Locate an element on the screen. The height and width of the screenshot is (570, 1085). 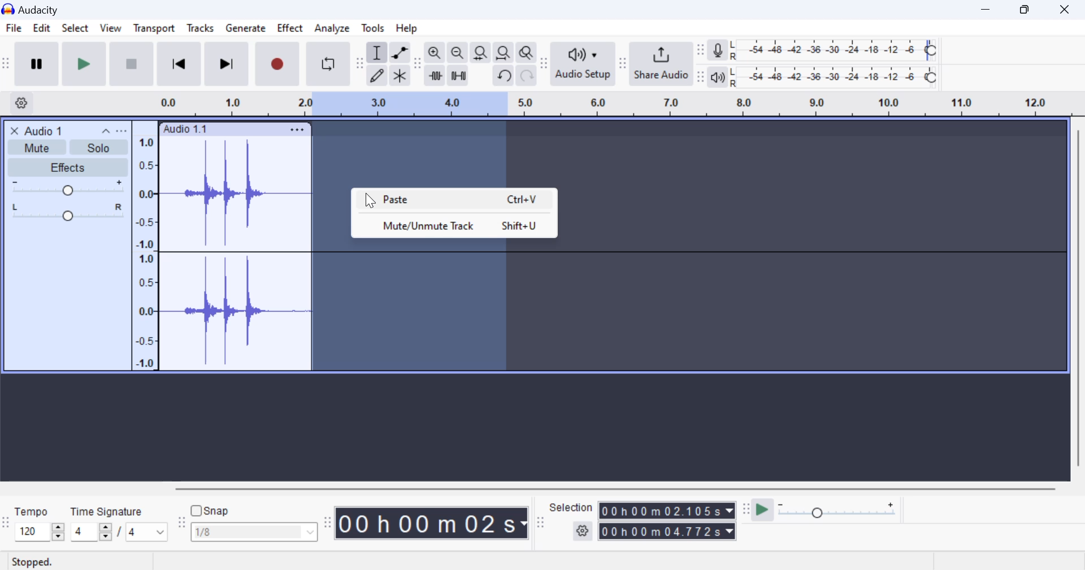
Window Title is located at coordinates (36, 9).